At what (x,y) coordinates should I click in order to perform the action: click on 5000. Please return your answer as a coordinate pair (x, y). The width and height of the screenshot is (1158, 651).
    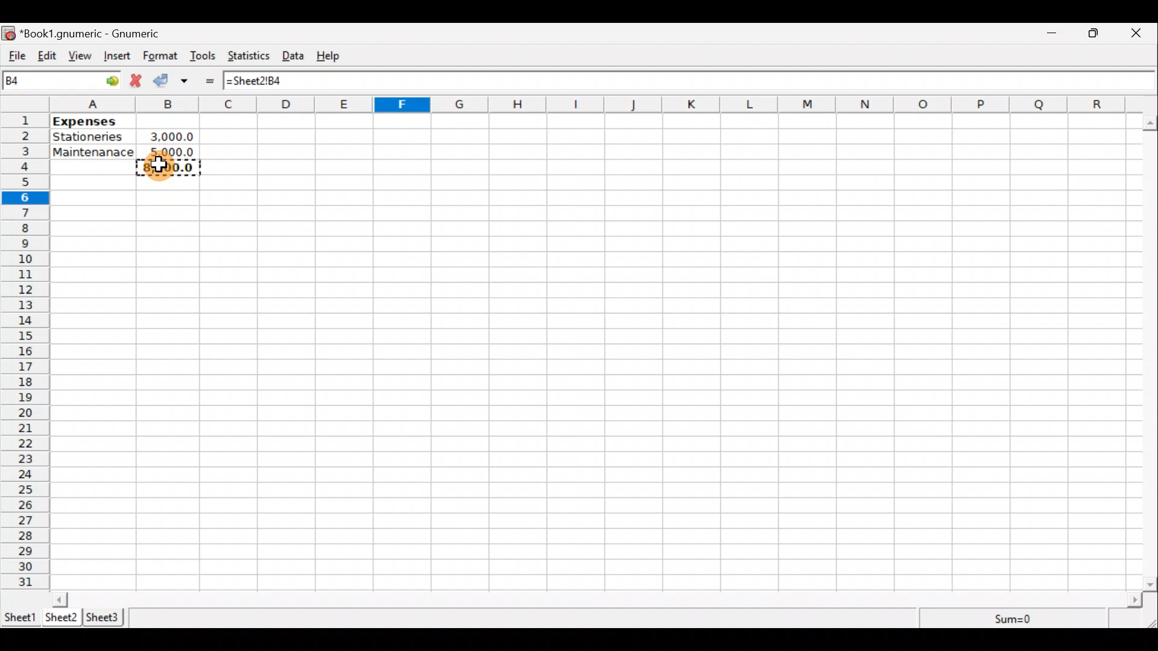
    Looking at the image, I should click on (170, 153).